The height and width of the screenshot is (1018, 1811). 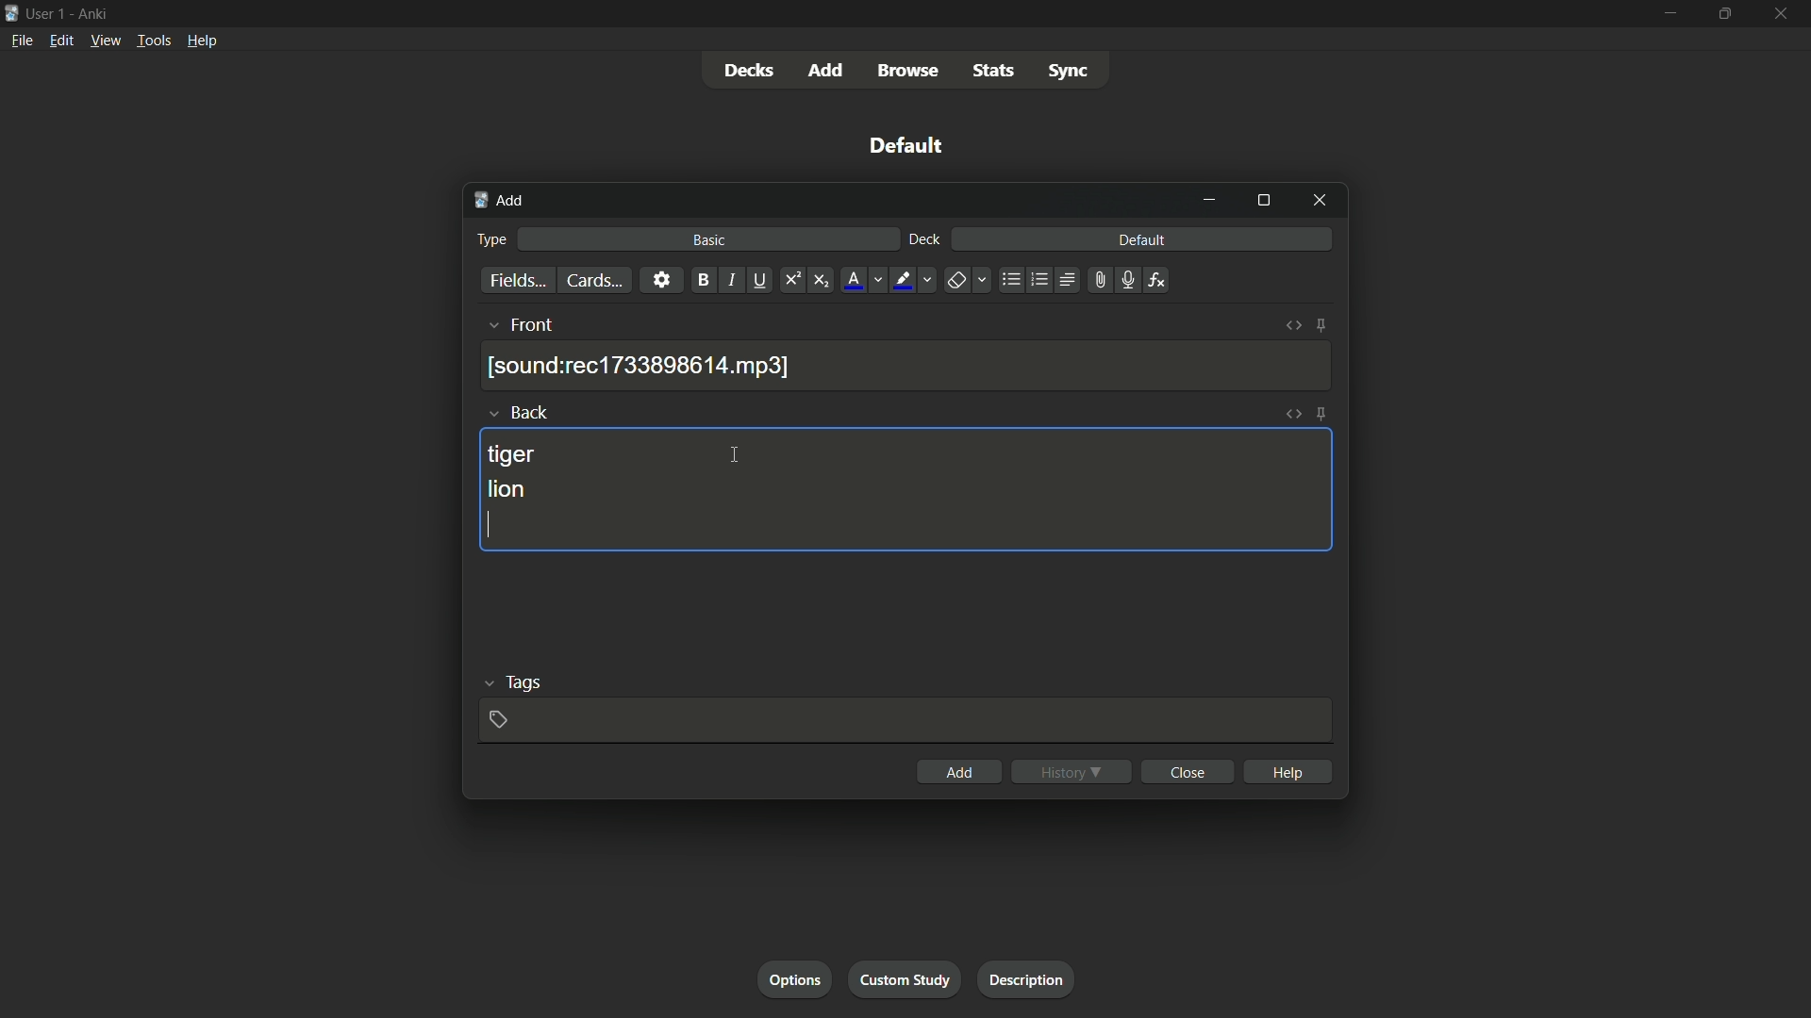 I want to click on recording saved, so click(x=642, y=366).